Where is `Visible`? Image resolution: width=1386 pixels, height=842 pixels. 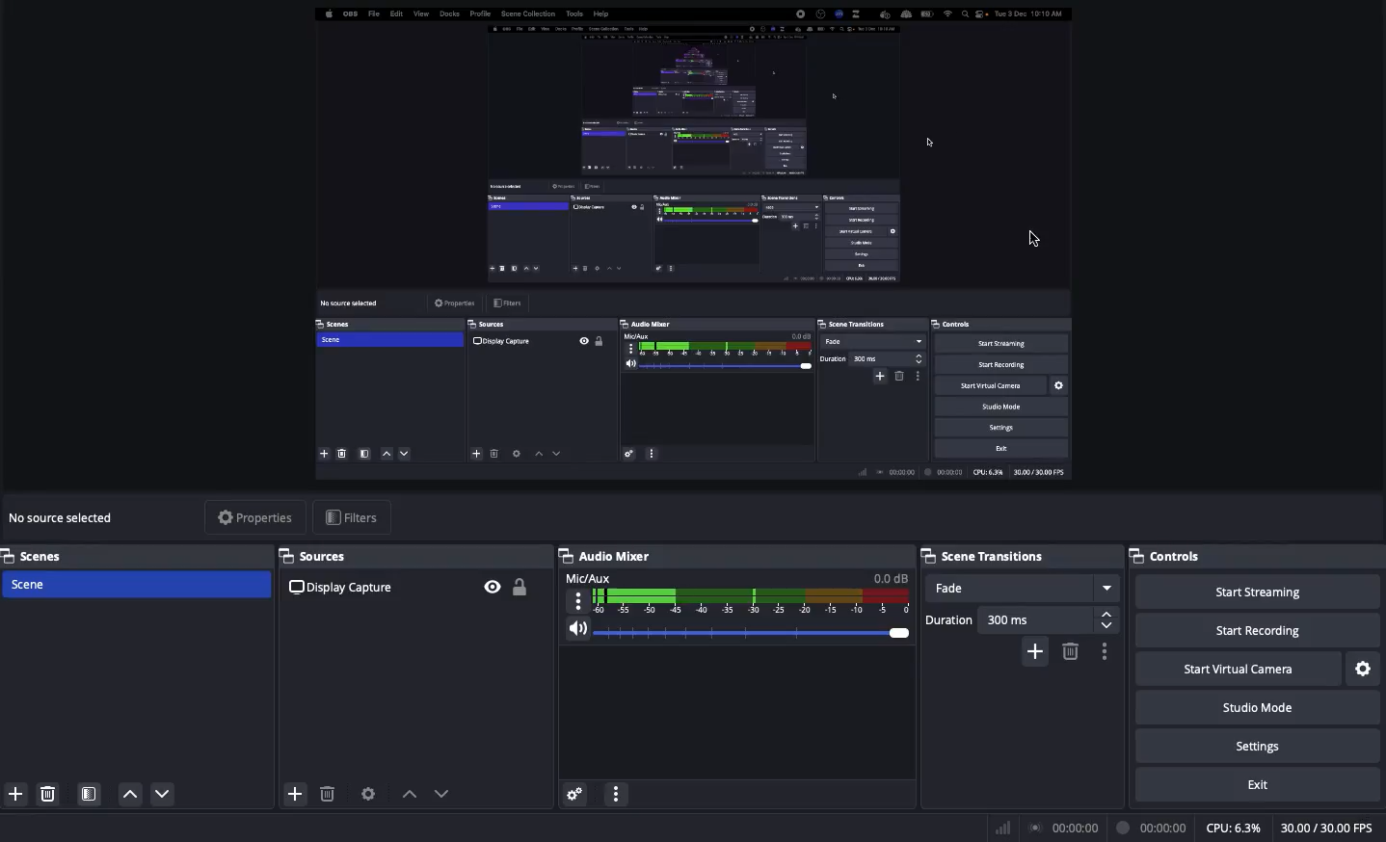 Visible is located at coordinates (492, 586).